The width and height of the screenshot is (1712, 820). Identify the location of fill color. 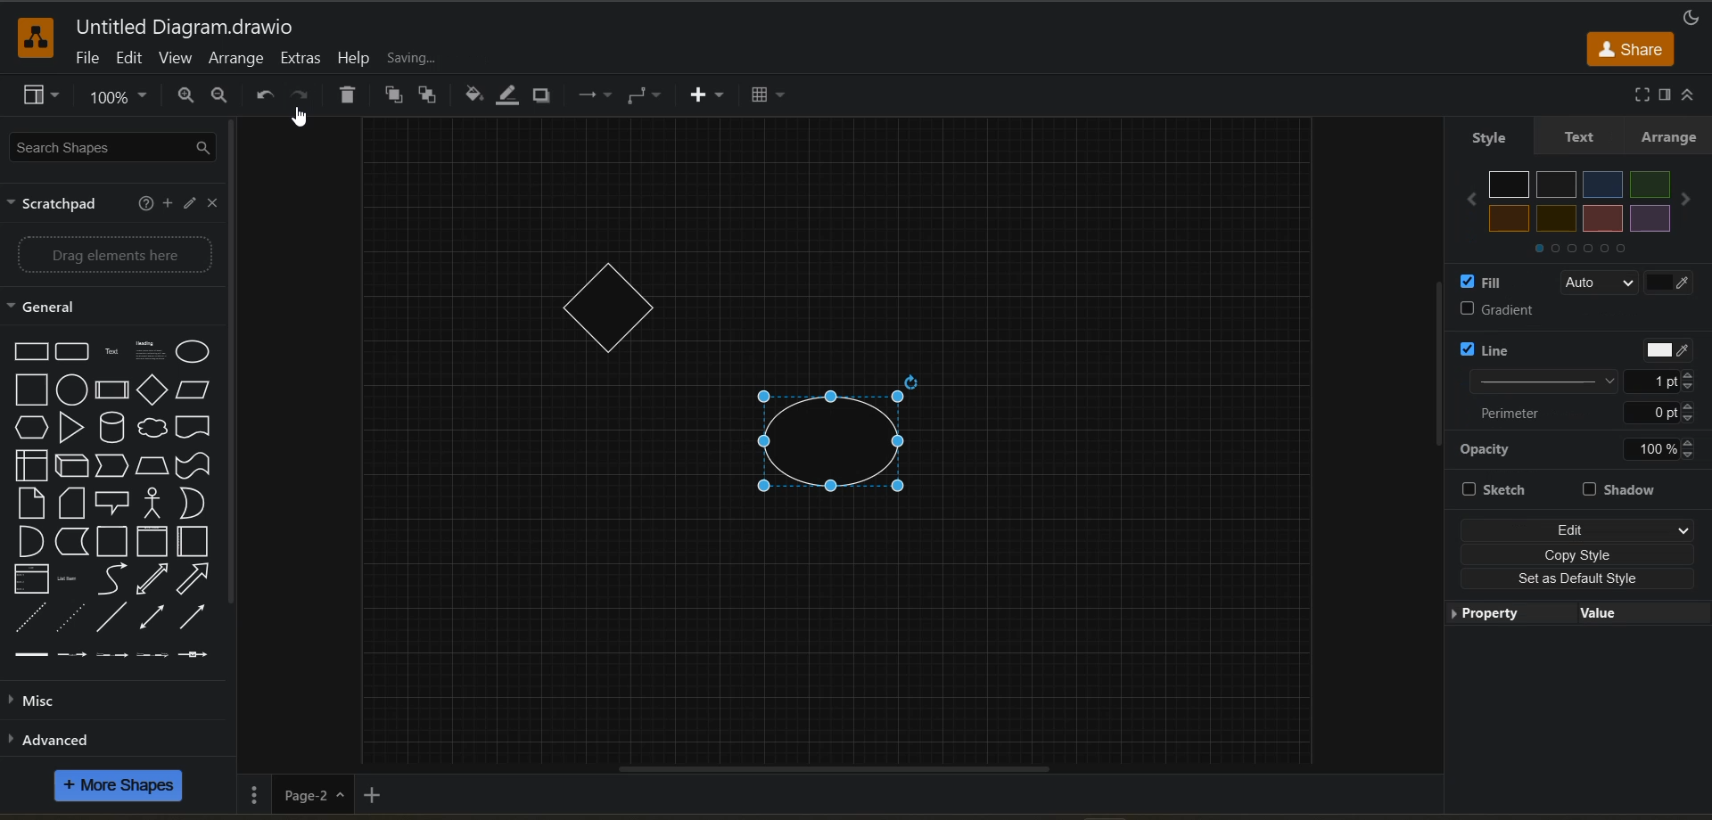
(476, 97).